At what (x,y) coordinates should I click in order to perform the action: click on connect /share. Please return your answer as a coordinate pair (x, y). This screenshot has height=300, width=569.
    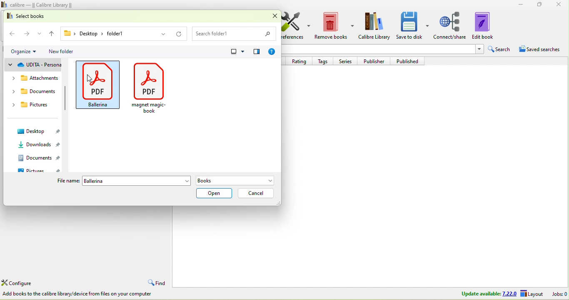
    Looking at the image, I should click on (450, 26).